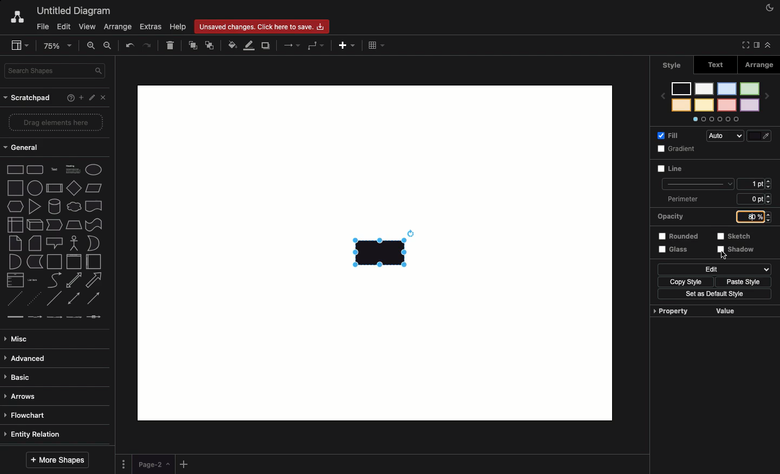 The height and width of the screenshot is (474, 780). What do you see at coordinates (15, 170) in the screenshot?
I see `Rectangle ` at bounding box center [15, 170].